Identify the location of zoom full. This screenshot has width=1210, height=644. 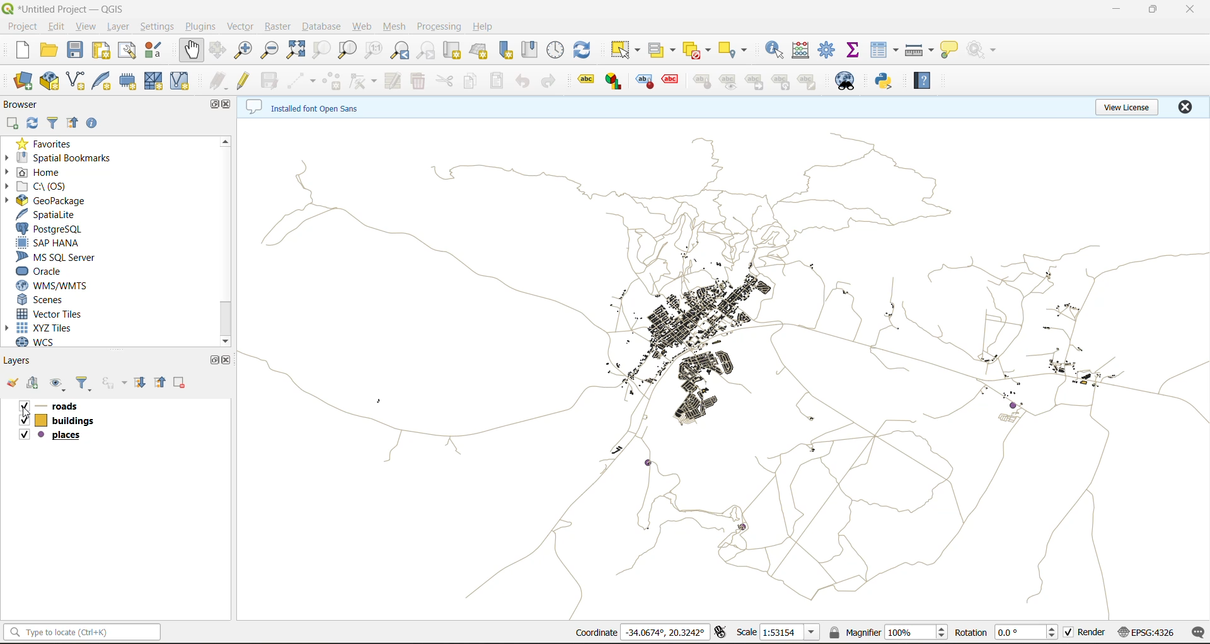
(299, 50).